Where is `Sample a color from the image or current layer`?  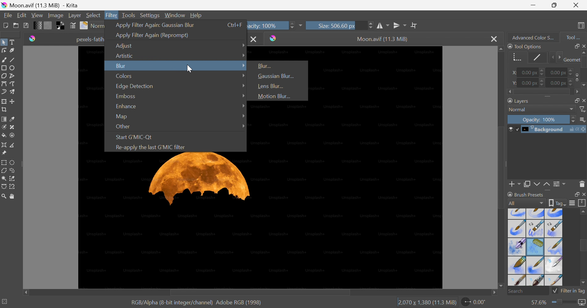
Sample a color from the image or current layer is located at coordinates (12, 118).